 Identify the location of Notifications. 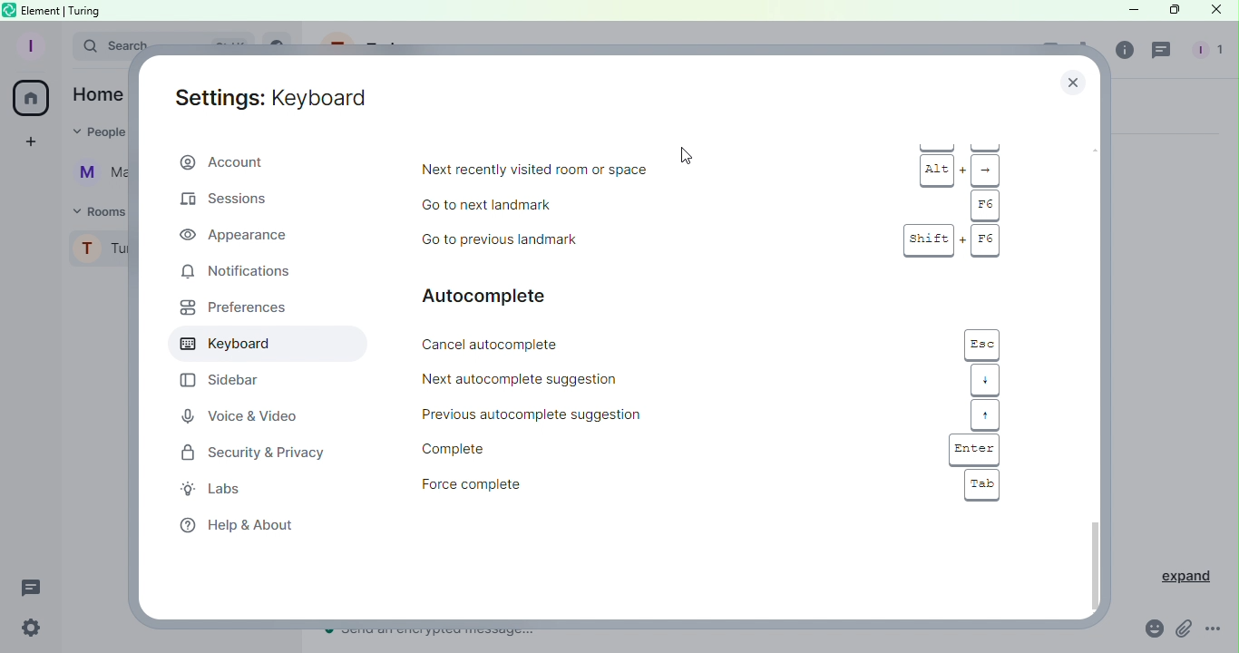
(256, 270).